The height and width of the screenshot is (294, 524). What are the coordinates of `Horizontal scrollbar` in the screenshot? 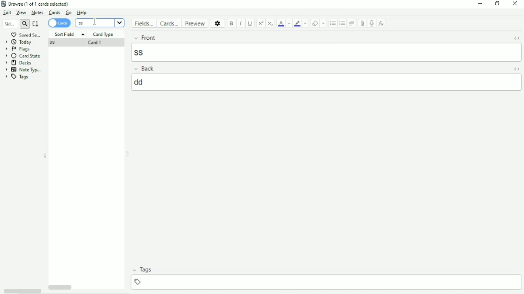 It's located at (61, 286).